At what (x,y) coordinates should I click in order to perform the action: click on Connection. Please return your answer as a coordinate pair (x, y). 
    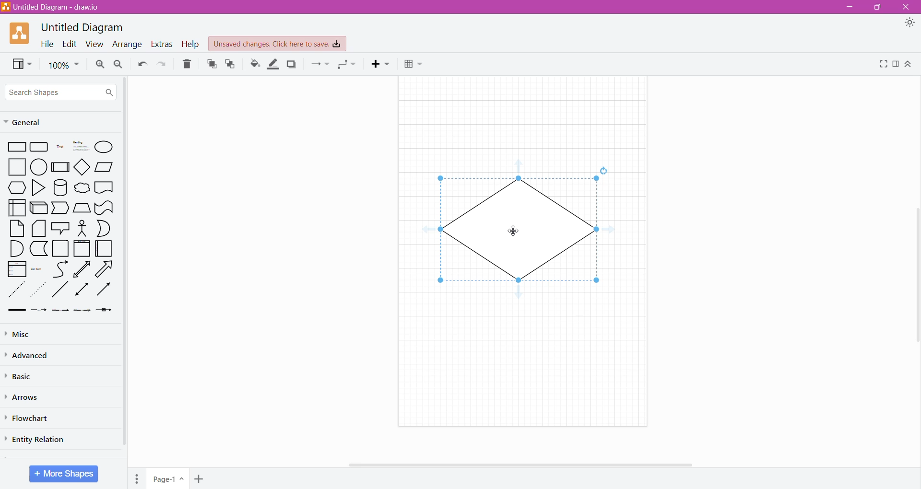
    Looking at the image, I should click on (320, 64).